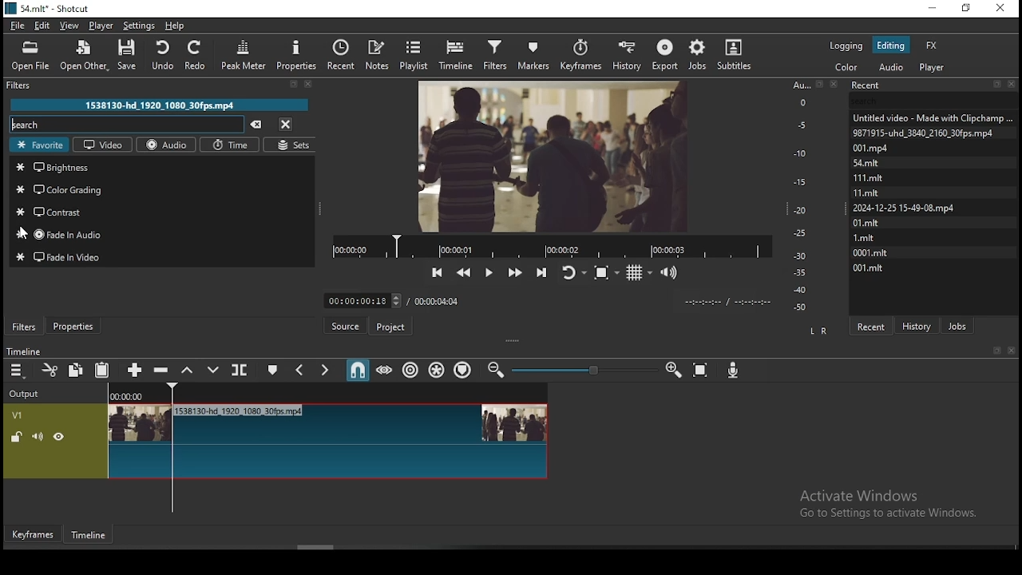 Image resolution: width=1022 pixels, height=575 pixels. Describe the element at coordinates (22, 351) in the screenshot. I see `timeline` at that location.